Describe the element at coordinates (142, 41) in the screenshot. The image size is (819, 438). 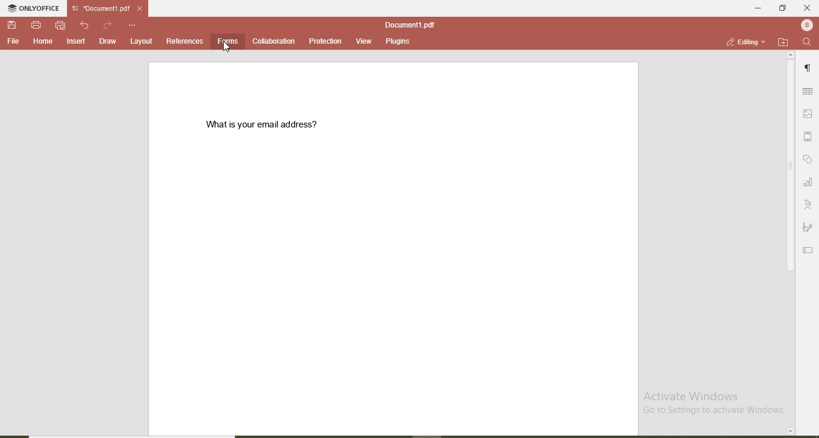
I see `layout` at that location.